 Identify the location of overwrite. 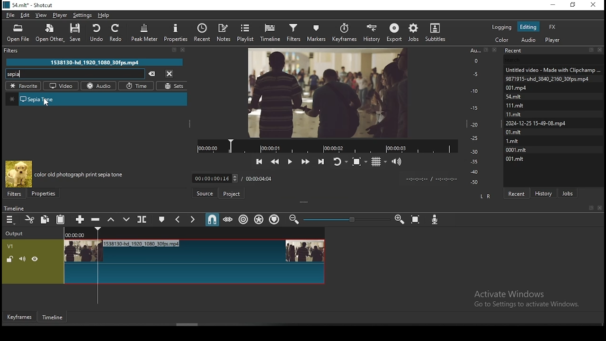
(128, 220).